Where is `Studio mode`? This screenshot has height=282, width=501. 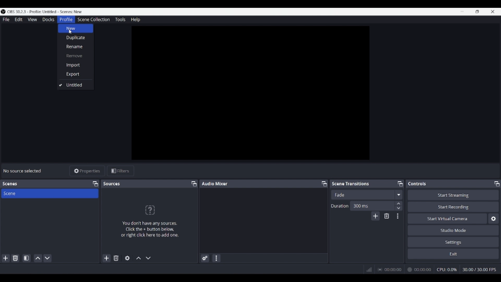 Studio mode is located at coordinates (453, 230).